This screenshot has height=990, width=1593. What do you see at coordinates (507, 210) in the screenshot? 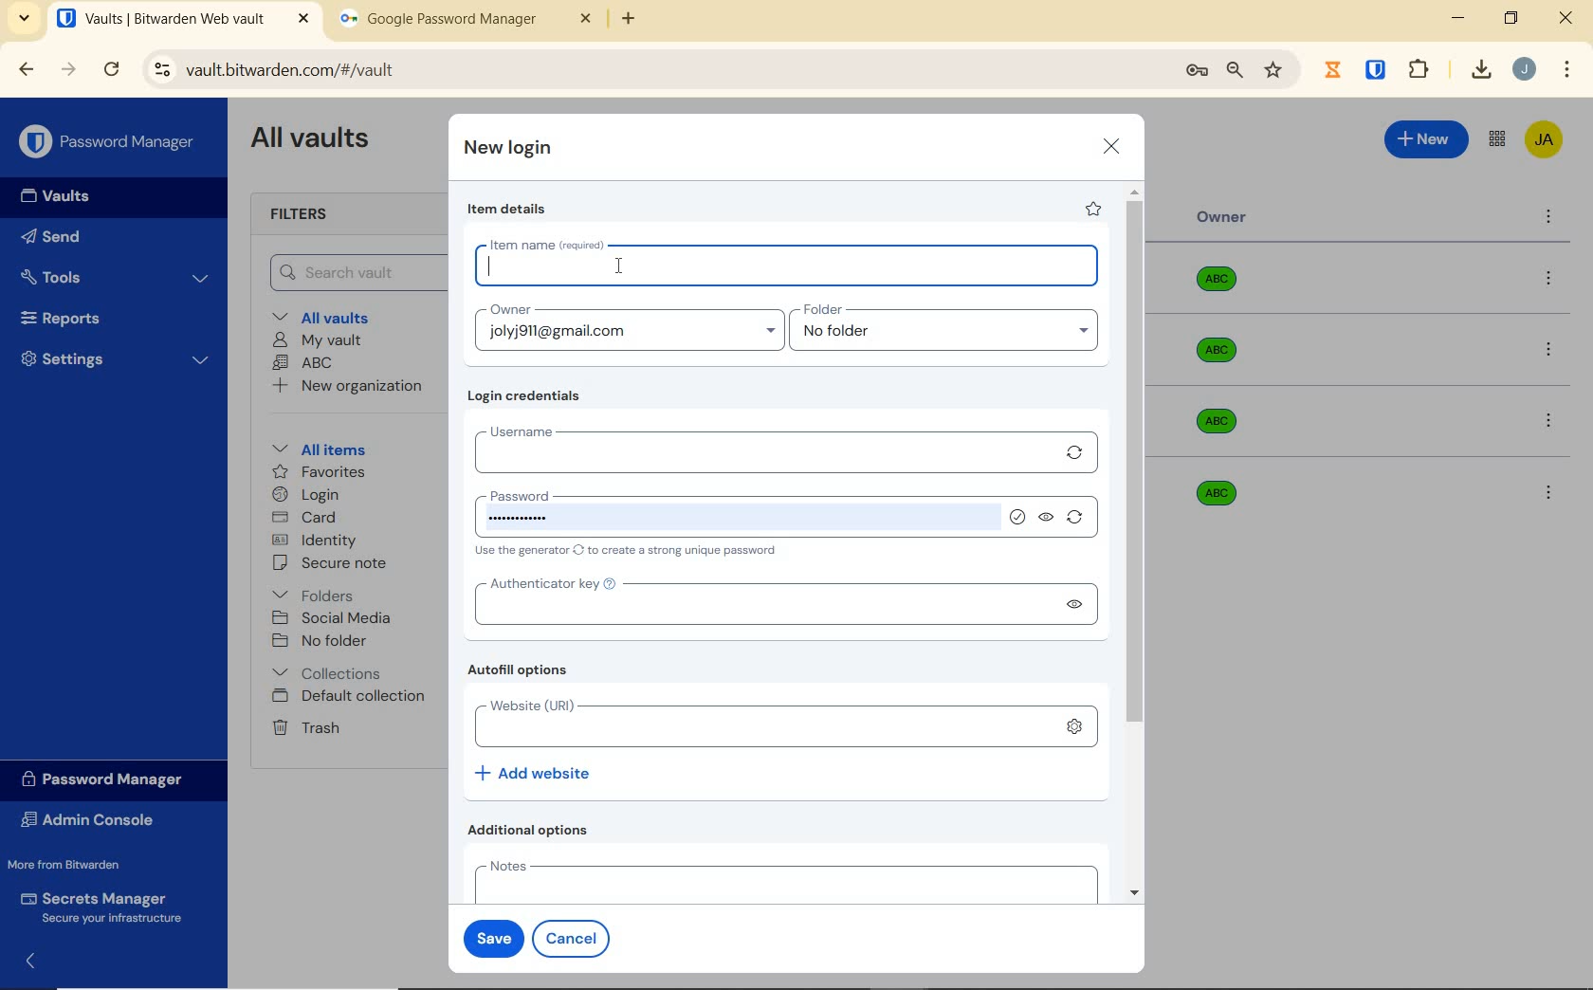
I see `item details` at bounding box center [507, 210].